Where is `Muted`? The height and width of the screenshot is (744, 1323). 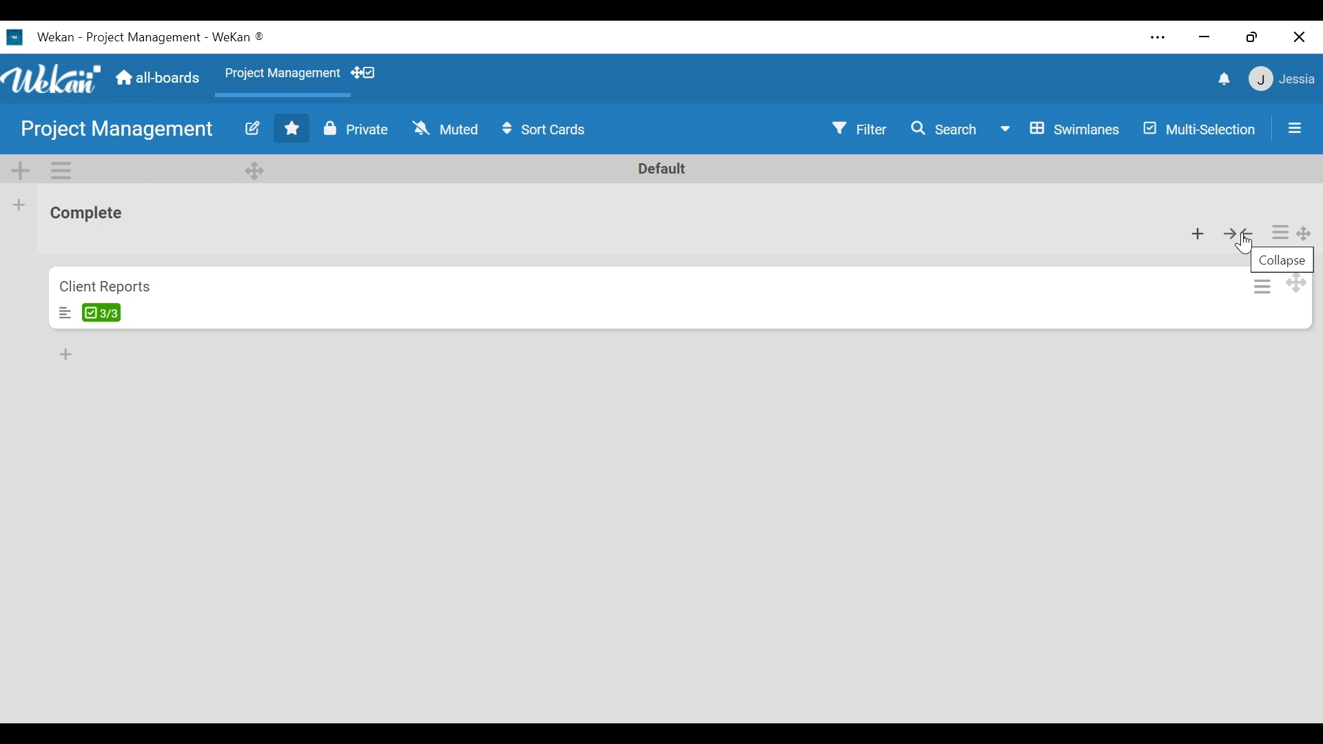
Muted is located at coordinates (448, 129).